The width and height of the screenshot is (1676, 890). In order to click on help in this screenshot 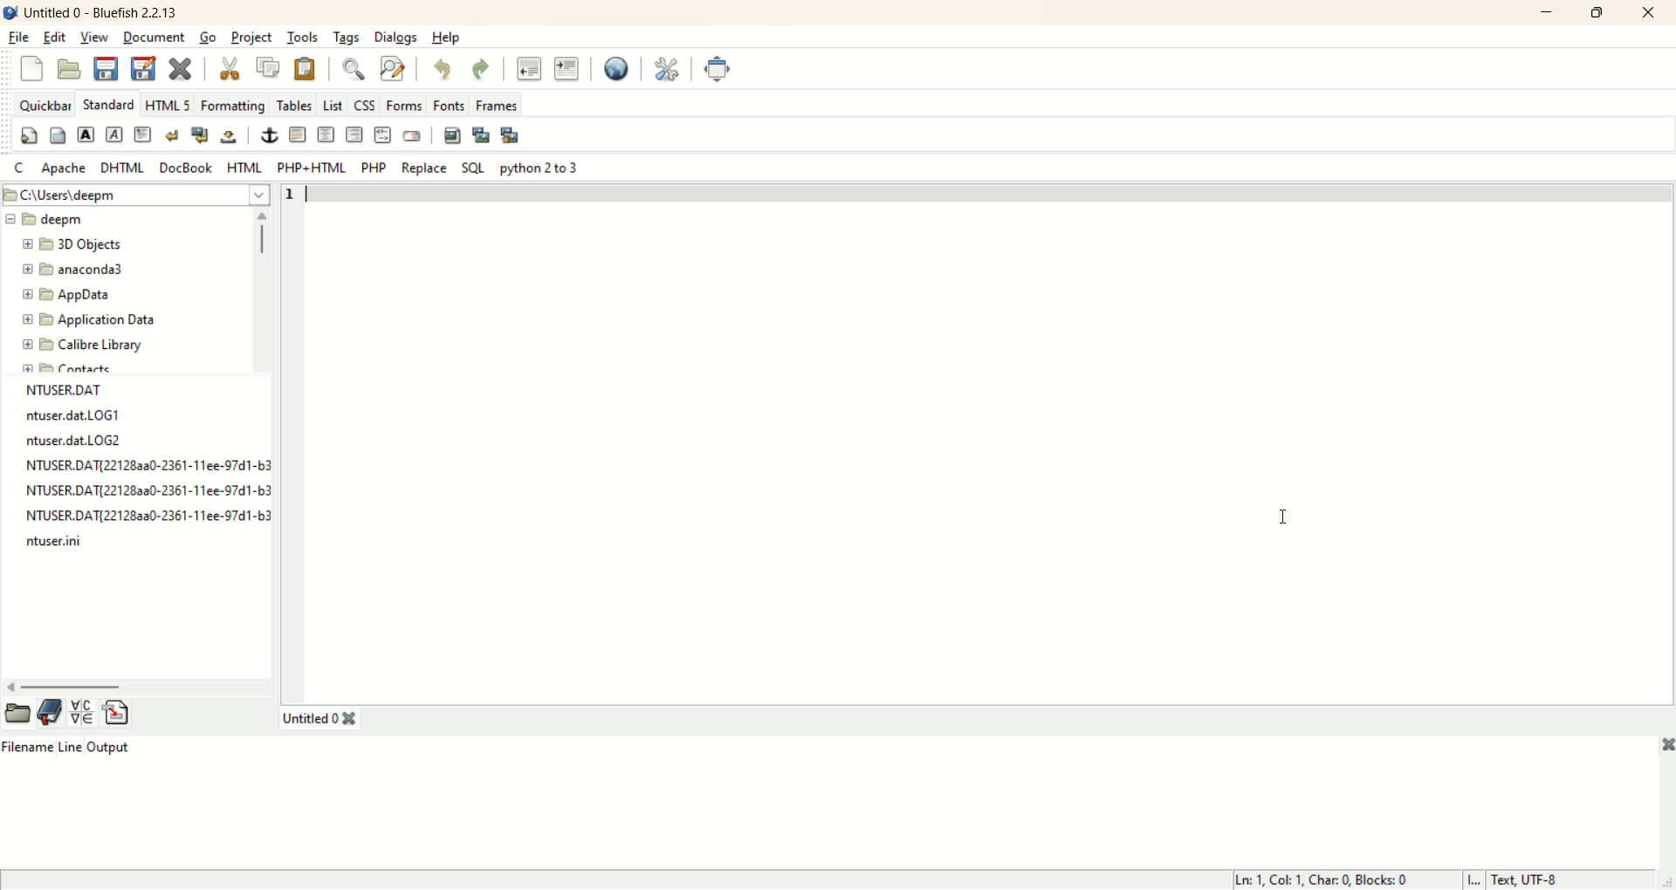, I will do `click(445, 36)`.